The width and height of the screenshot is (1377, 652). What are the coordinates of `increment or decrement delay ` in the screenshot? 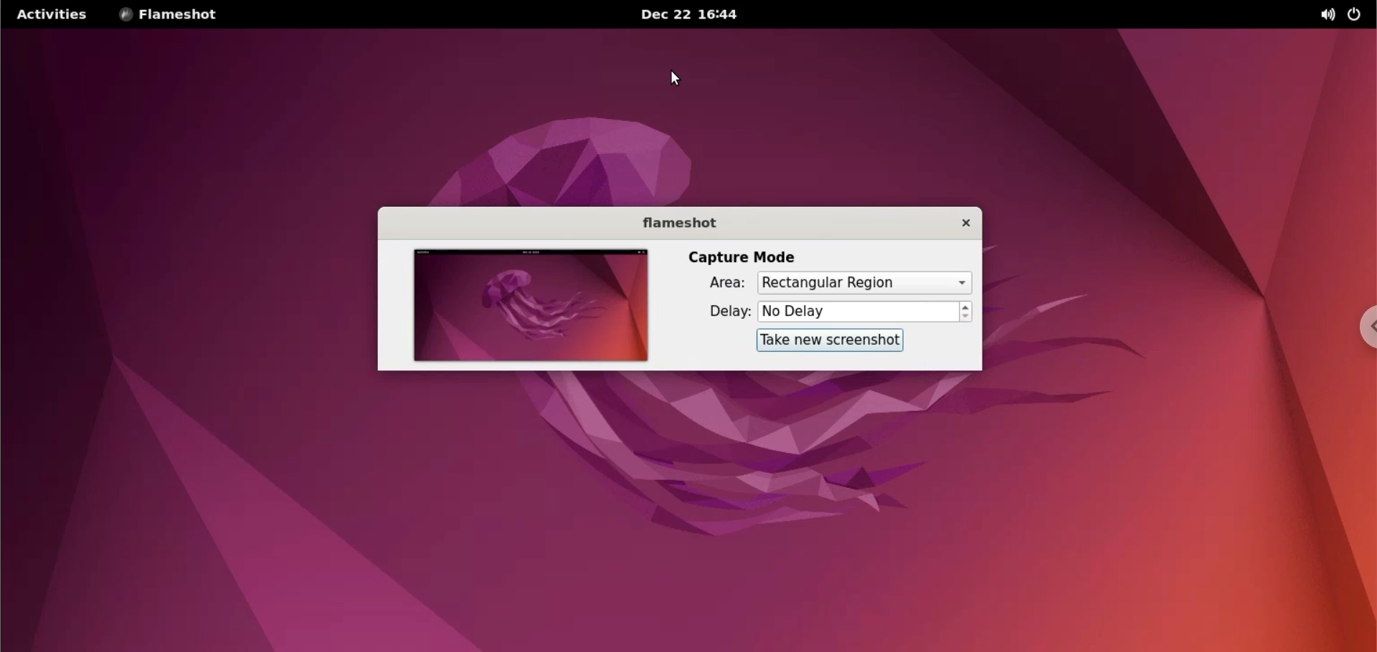 It's located at (966, 312).